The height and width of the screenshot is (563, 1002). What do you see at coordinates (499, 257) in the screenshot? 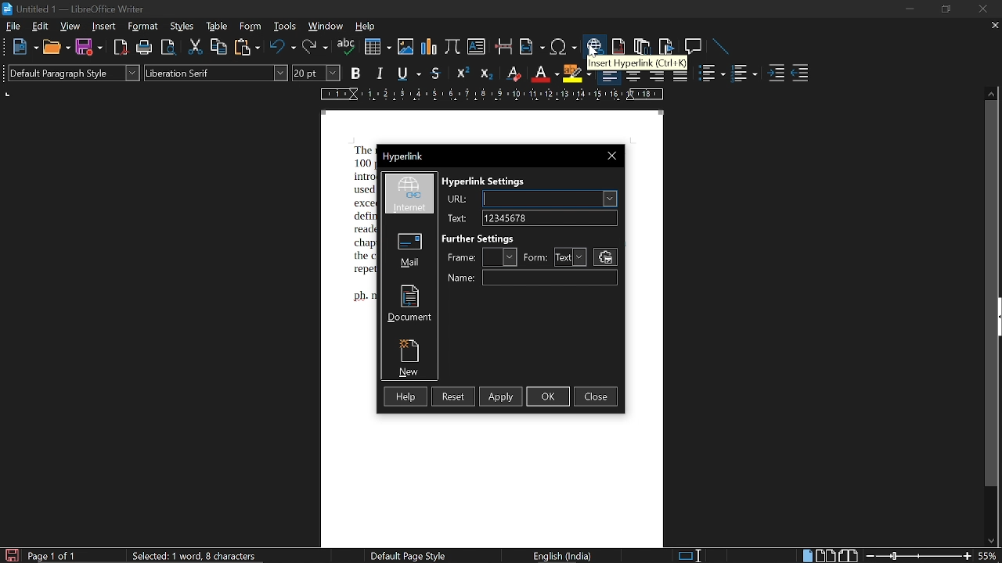
I see `frame` at bounding box center [499, 257].